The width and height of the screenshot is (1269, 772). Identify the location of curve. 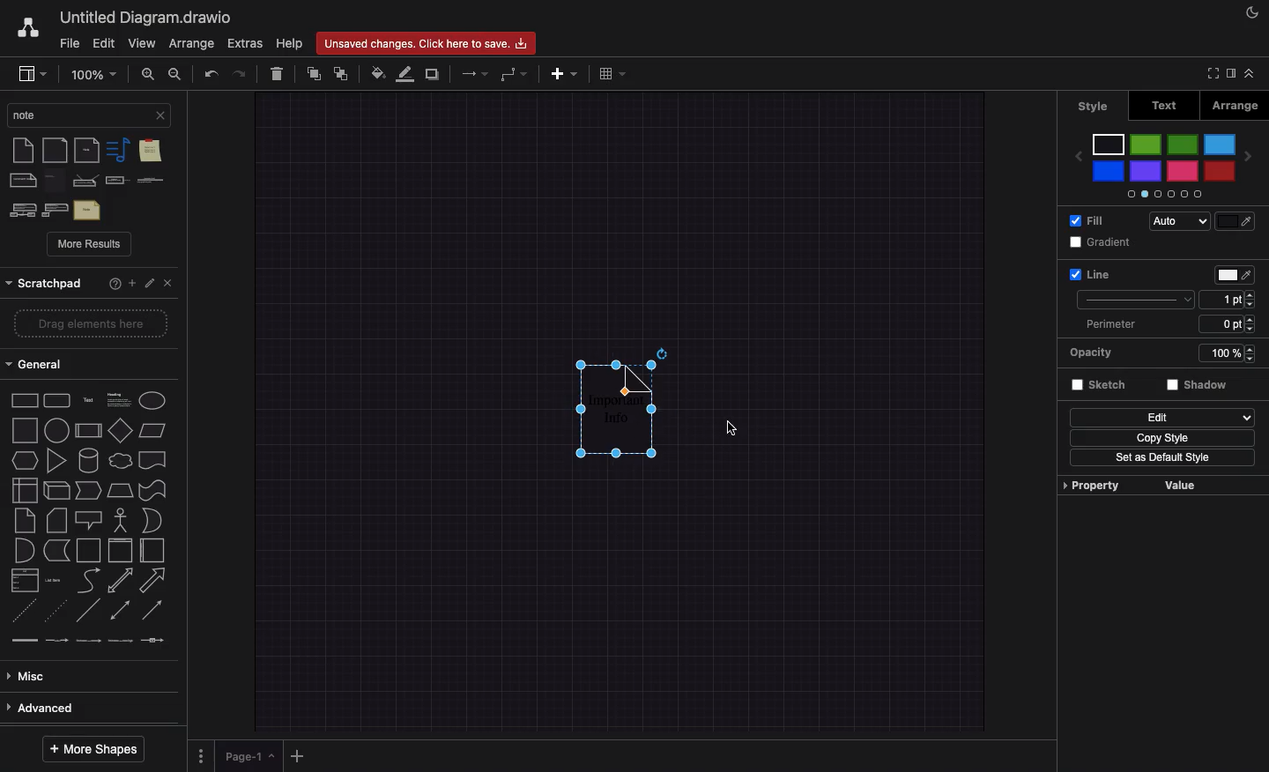
(88, 582).